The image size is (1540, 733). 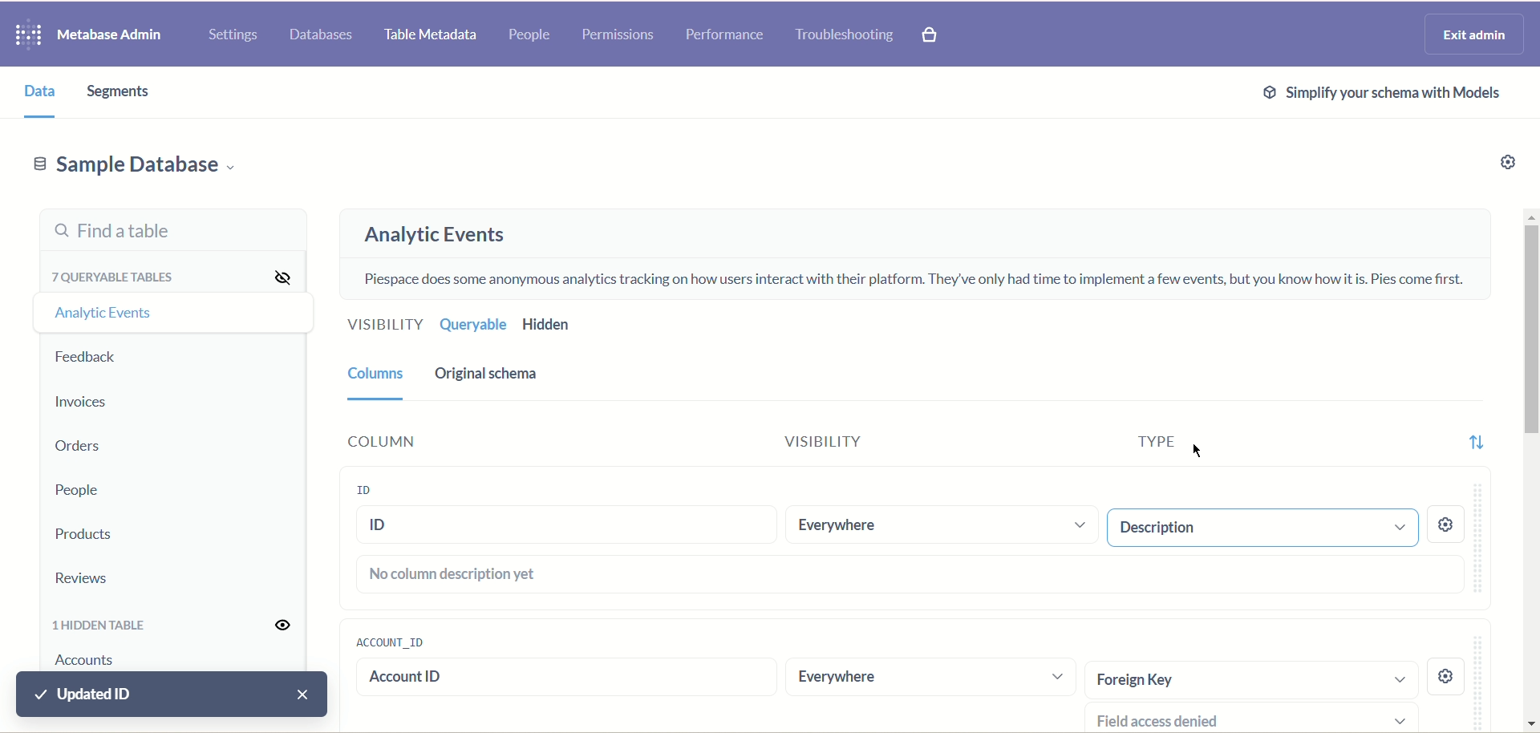 I want to click on hidden, so click(x=577, y=326).